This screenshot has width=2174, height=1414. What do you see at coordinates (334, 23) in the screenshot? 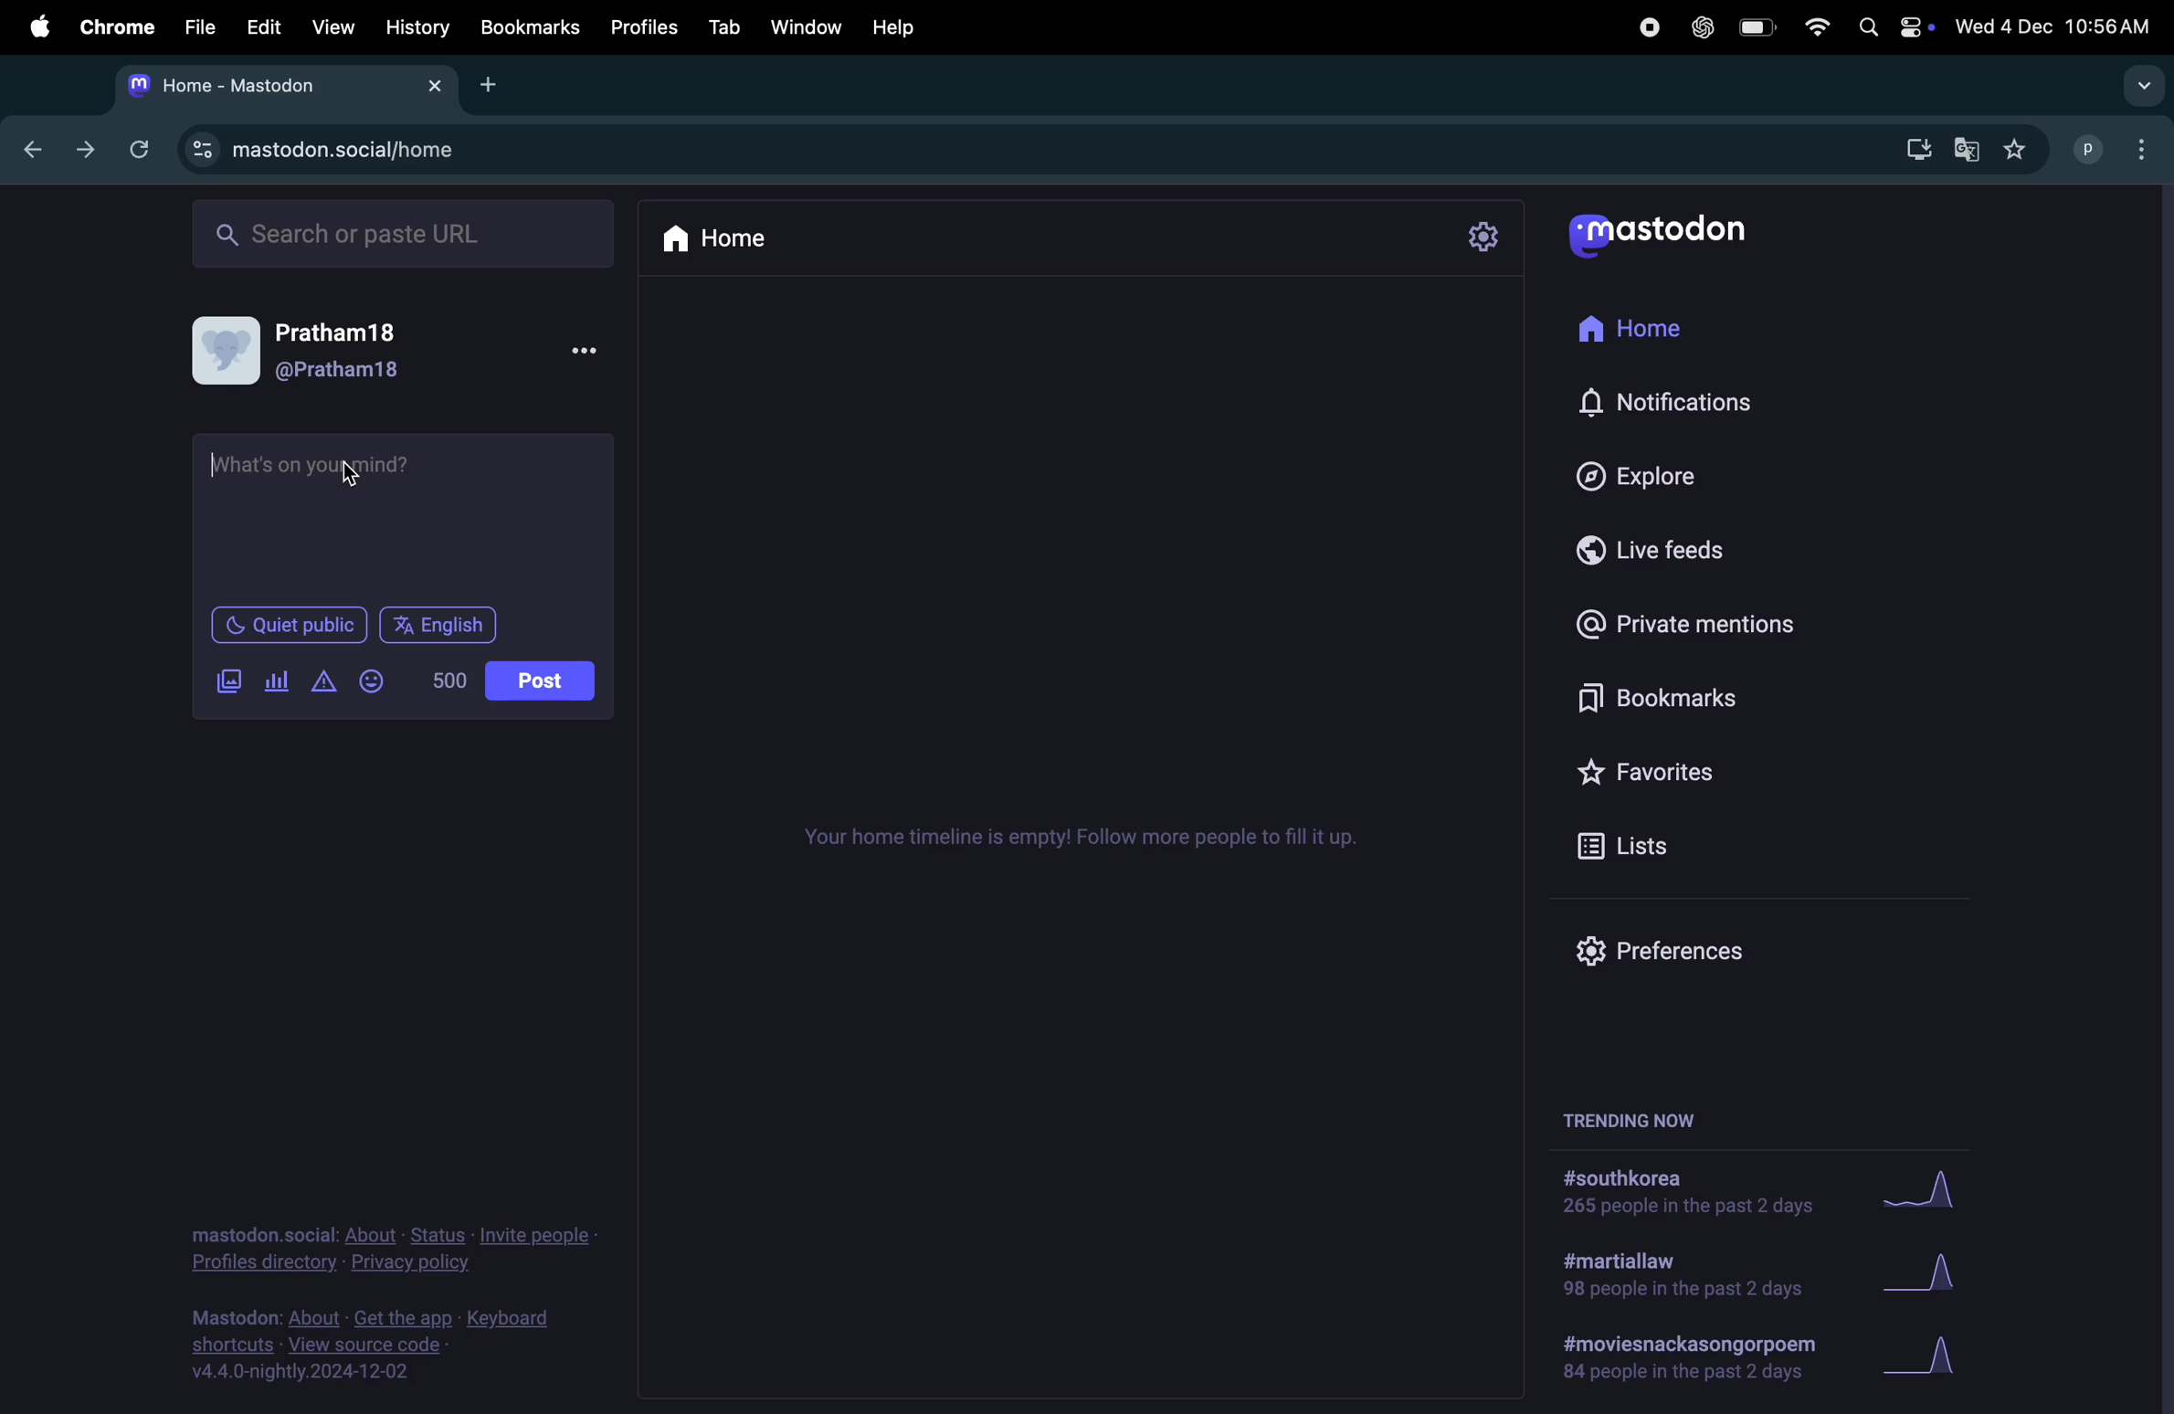
I see `View` at bounding box center [334, 23].